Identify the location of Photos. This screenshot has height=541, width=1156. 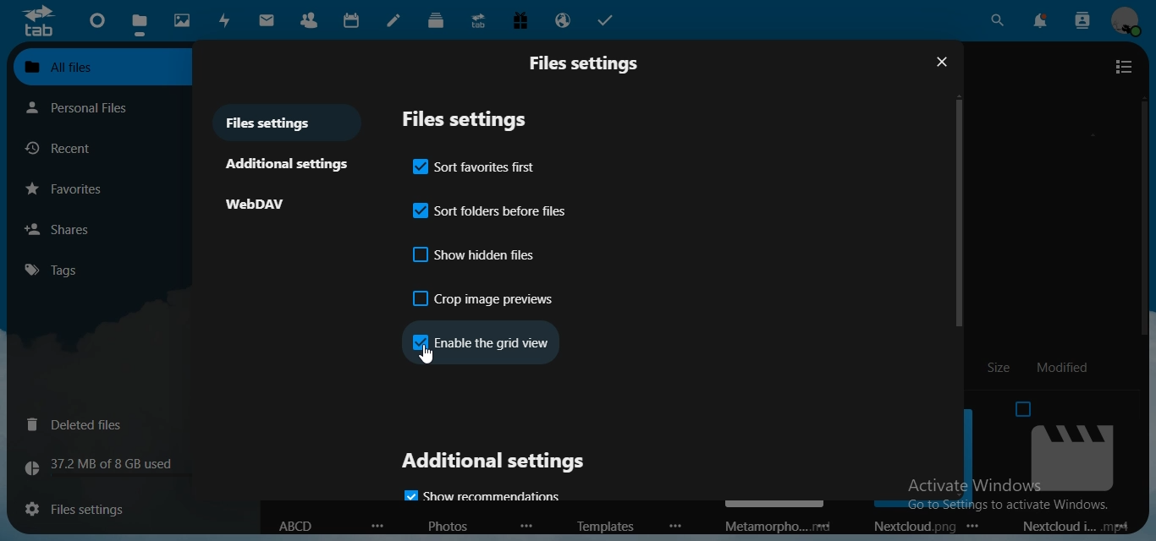
(450, 527).